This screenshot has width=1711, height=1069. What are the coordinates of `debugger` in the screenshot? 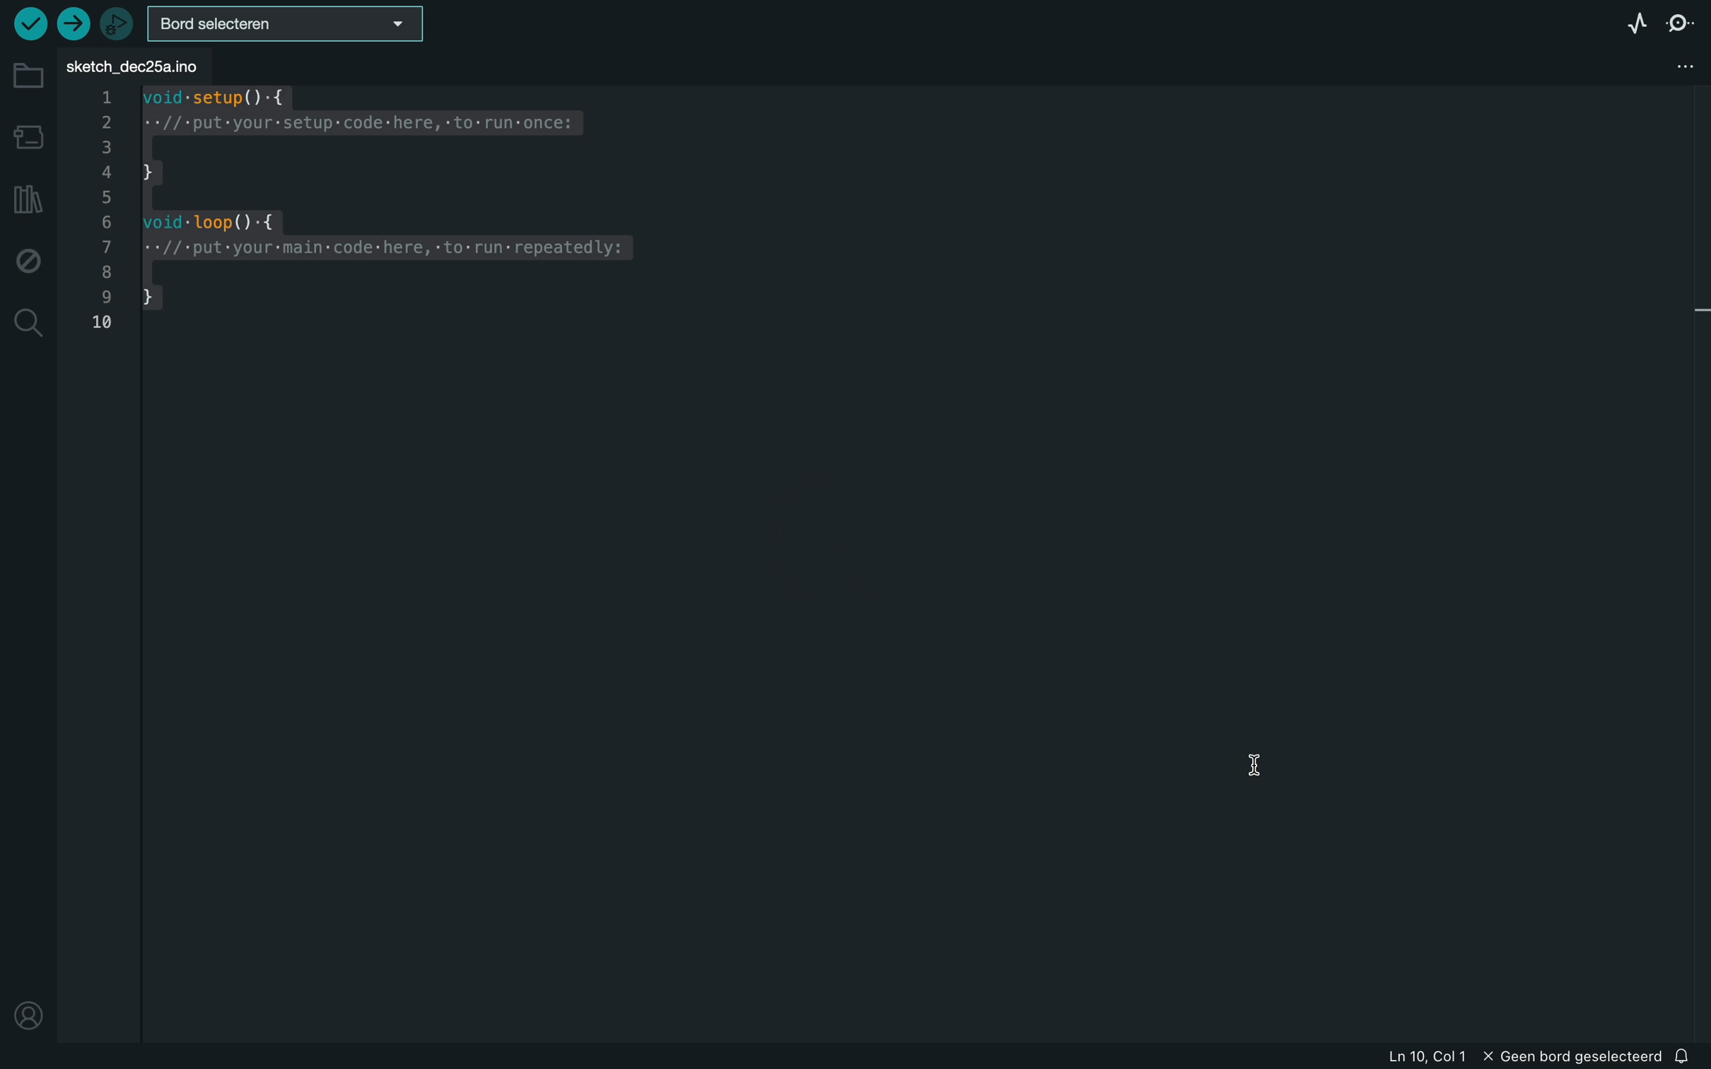 It's located at (117, 23).